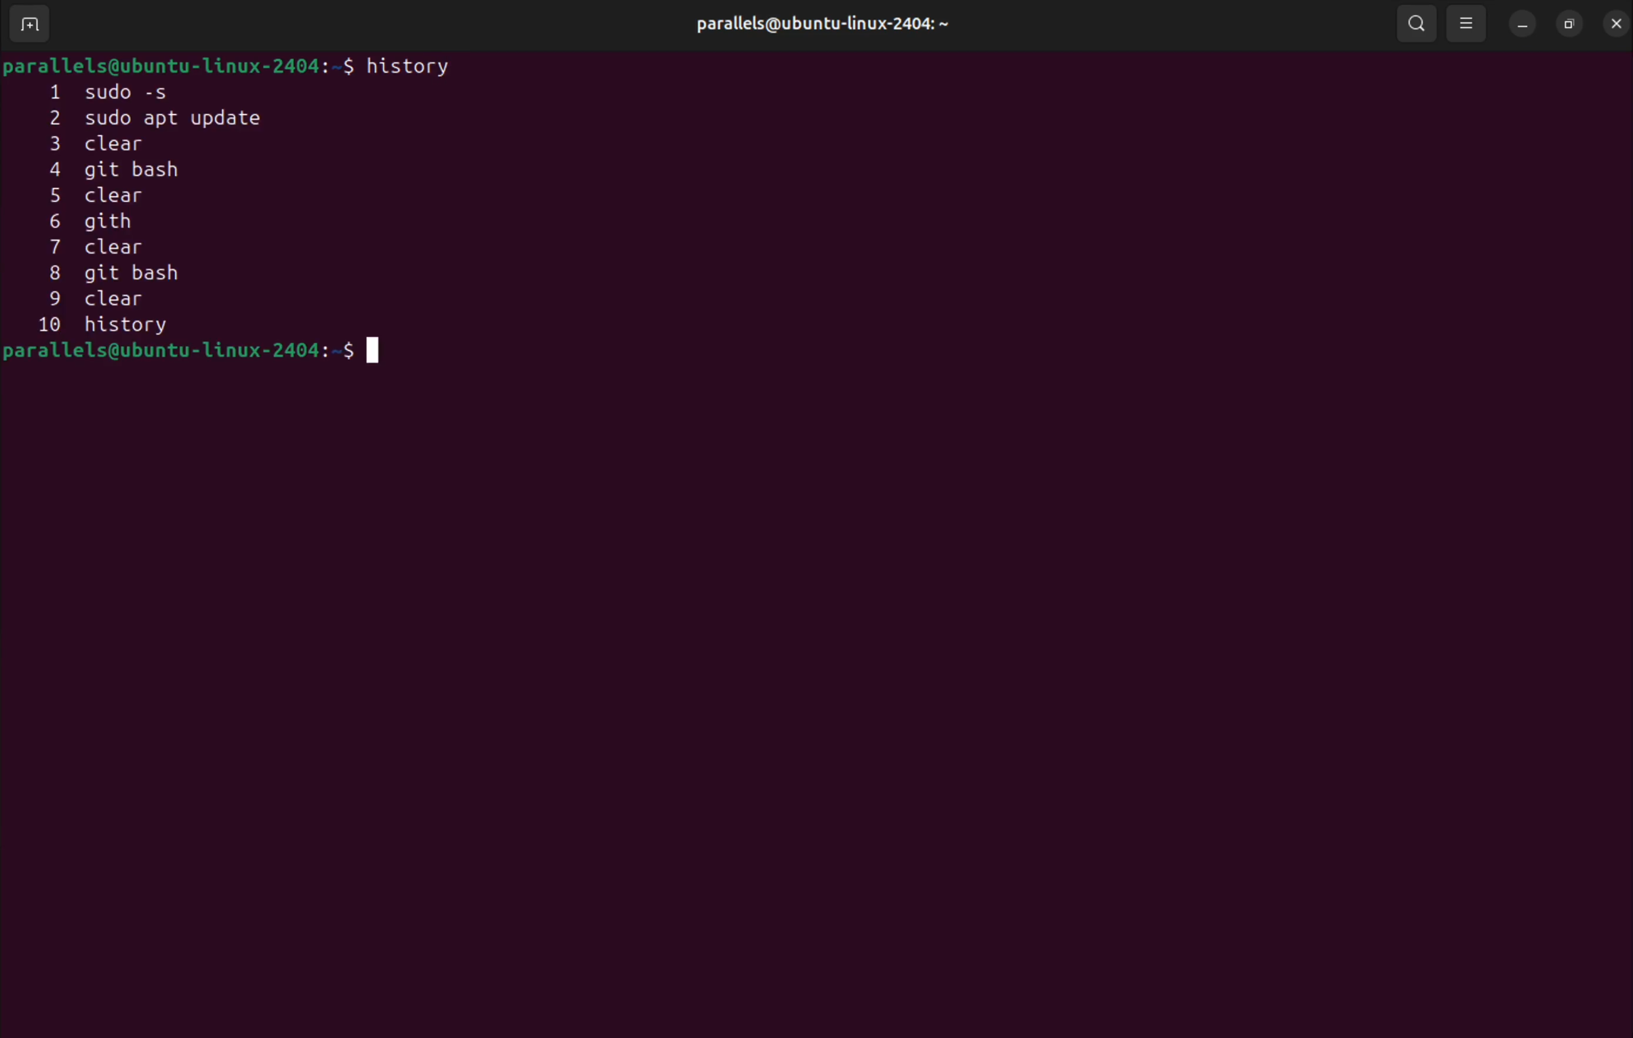  I want to click on 1.sudo -s, so click(124, 92).